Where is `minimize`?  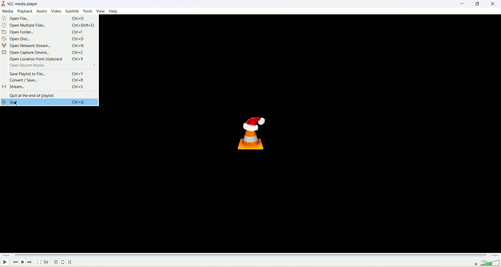 minimize is located at coordinates (460, 4).